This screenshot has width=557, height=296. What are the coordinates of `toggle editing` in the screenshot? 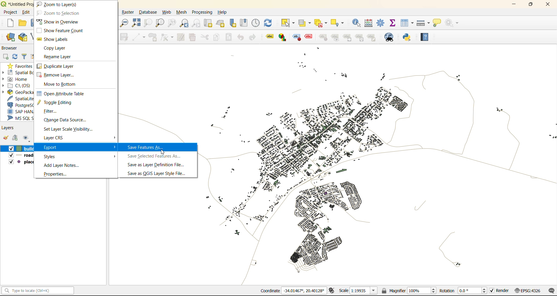 It's located at (56, 103).